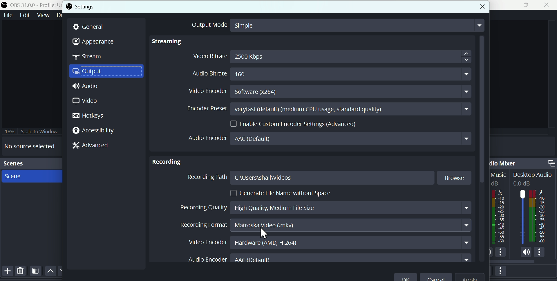  What do you see at coordinates (270, 193) in the screenshot?
I see `generate file name without space` at bounding box center [270, 193].